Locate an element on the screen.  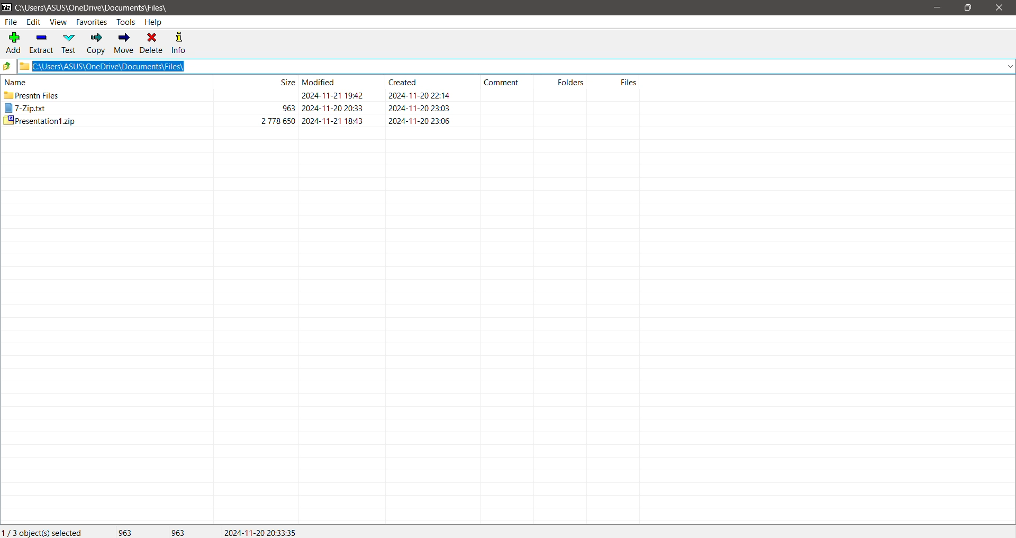
Help is located at coordinates (153, 22).